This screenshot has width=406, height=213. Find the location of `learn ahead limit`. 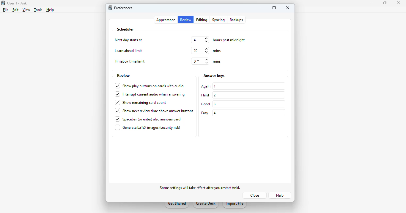

learn ahead limit is located at coordinates (128, 51).